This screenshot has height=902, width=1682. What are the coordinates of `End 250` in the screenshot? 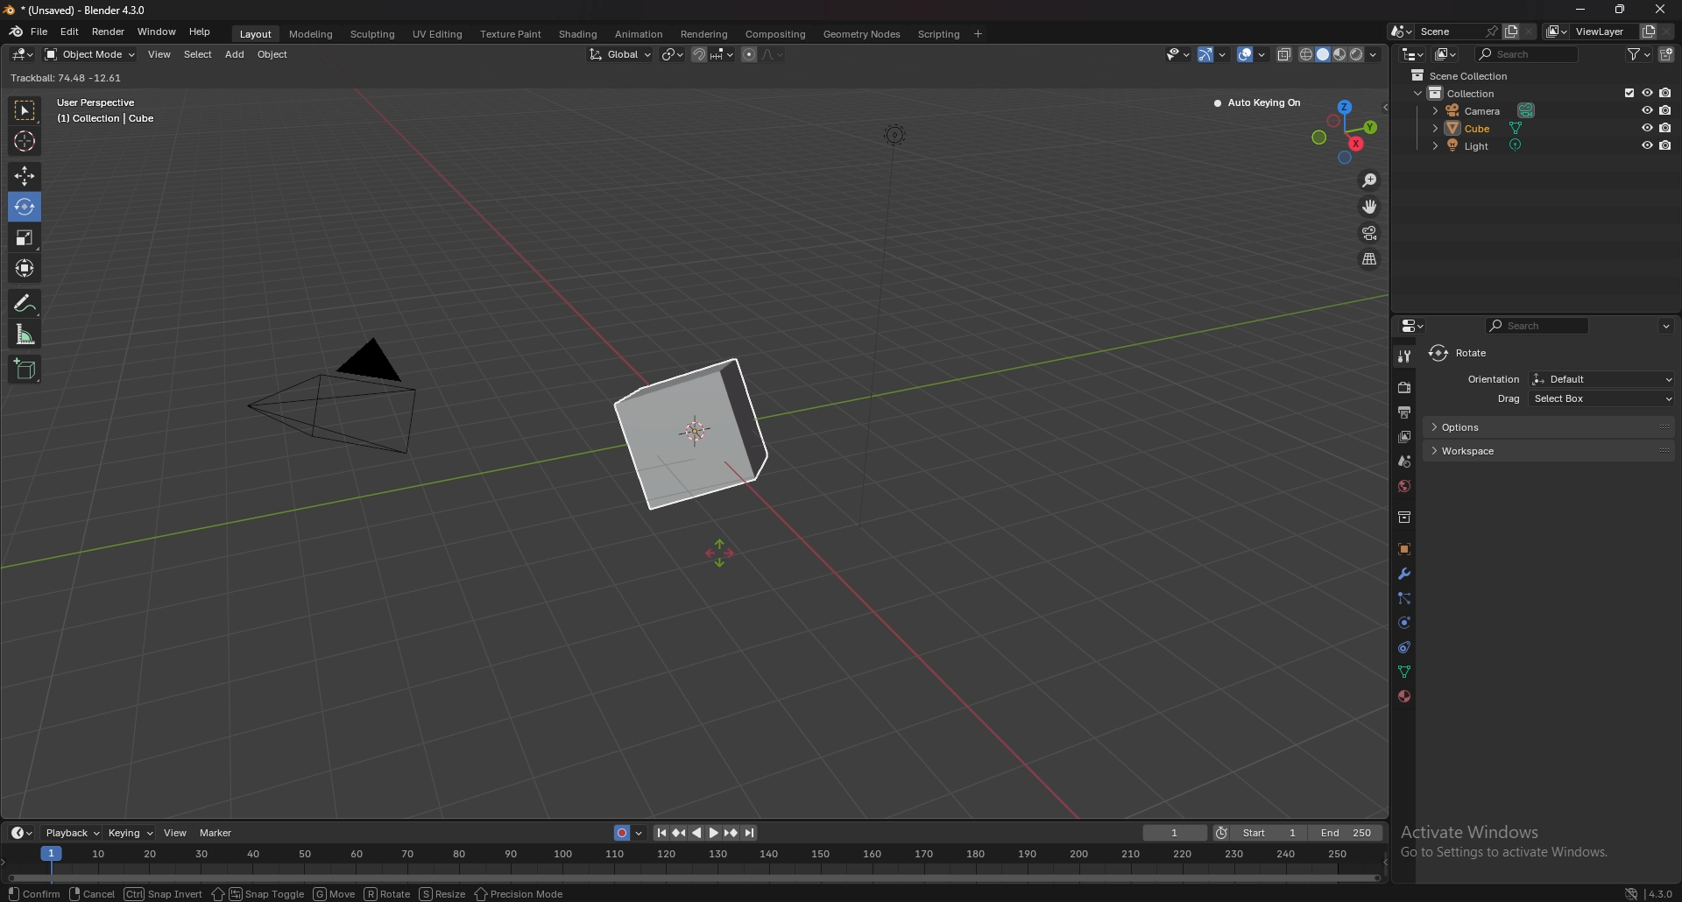 It's located at (1346, 832).